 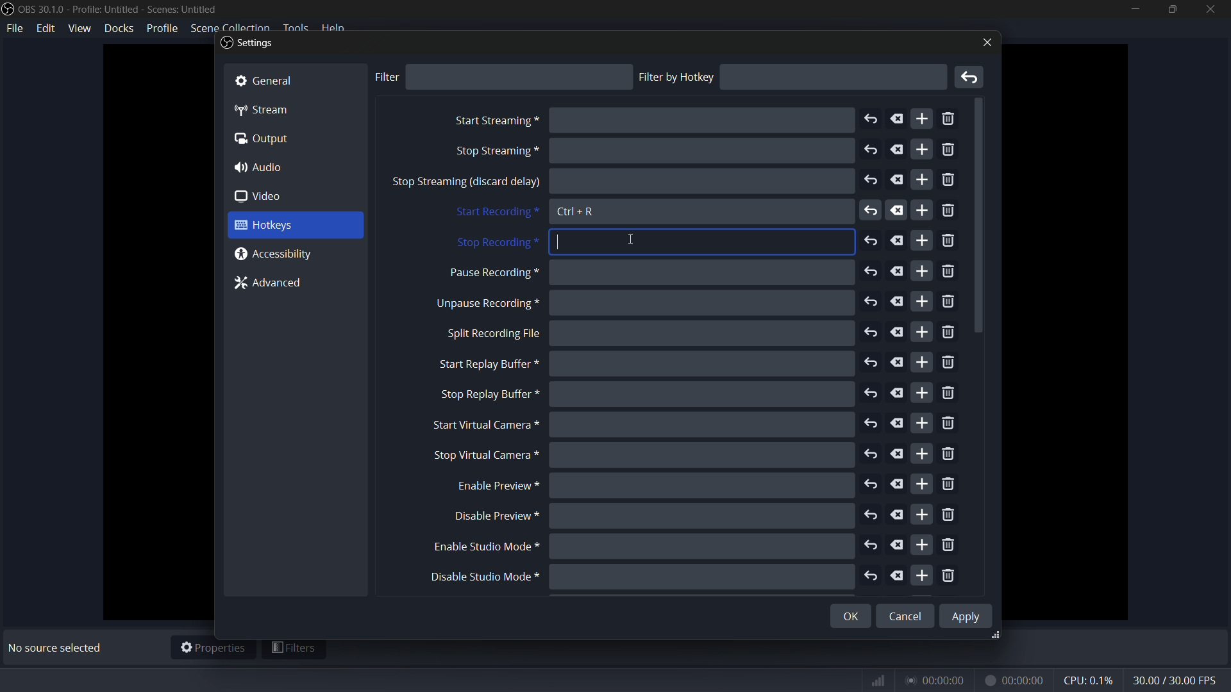 I want to click on add more, so click(x=923, y=515).